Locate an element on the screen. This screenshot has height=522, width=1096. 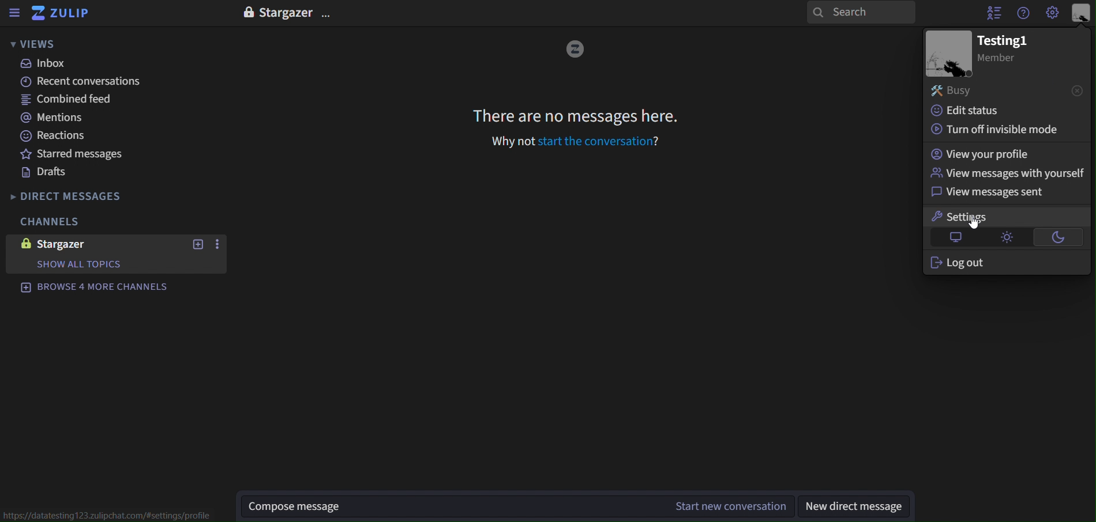
get help is located at coordinates (1024, 13).